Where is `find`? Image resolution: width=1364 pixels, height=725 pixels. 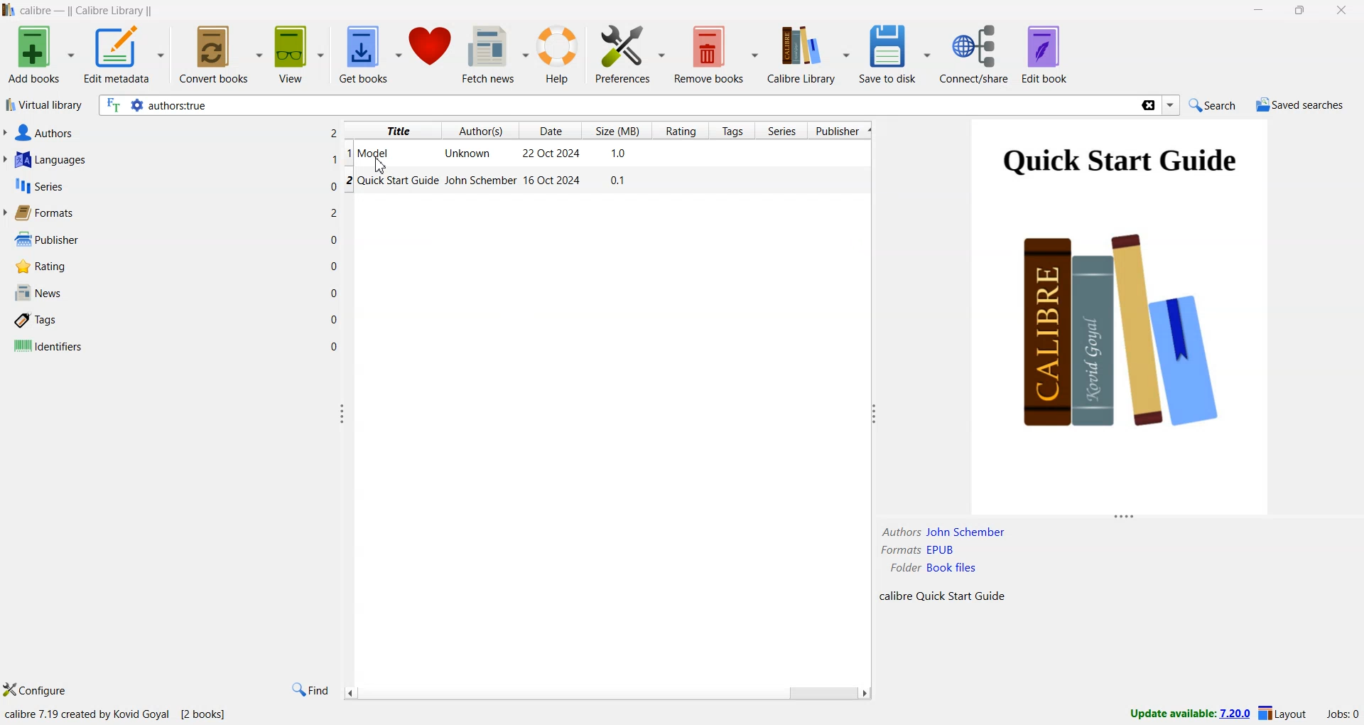
find is located at coordinates (309, 690).